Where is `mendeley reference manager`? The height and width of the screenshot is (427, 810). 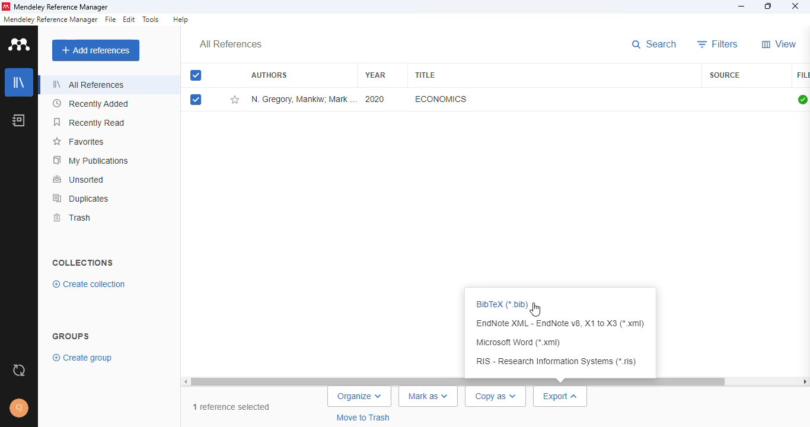 mendeley reference manager is located at coordinates (61, 7).